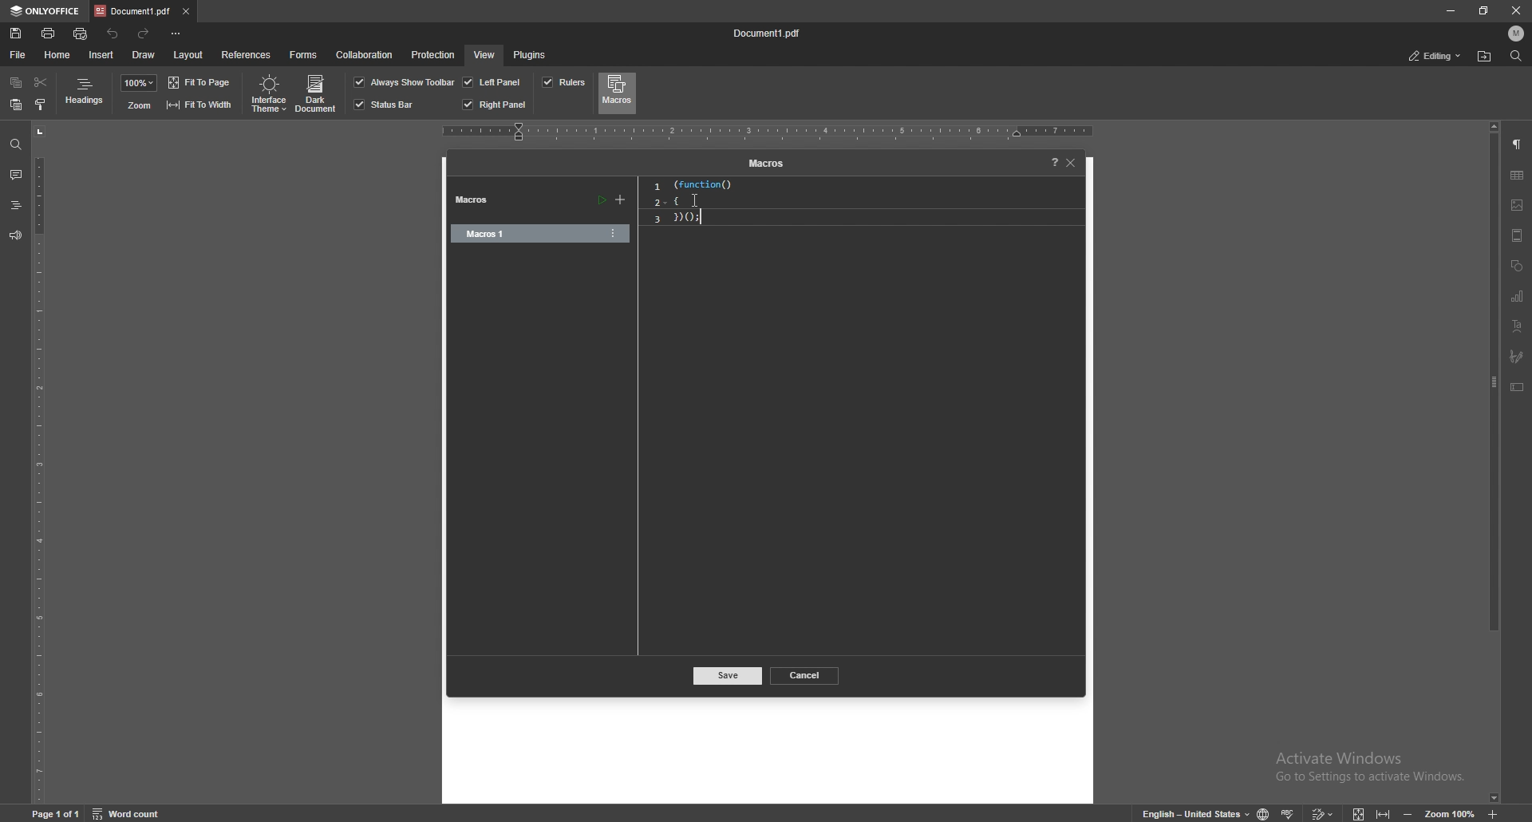 This screenshot has height=822, width=1532. What do you see at coordinates (318, 94) in the screenshot?
I see `dark document` at bounding box center [318, 94].